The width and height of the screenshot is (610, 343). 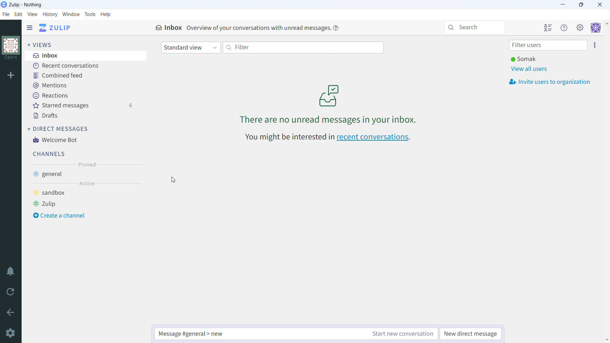 What do you see at coordinates (606, 23) in the screenshot?
I see `scroll up` at bounding box center [606, 23].